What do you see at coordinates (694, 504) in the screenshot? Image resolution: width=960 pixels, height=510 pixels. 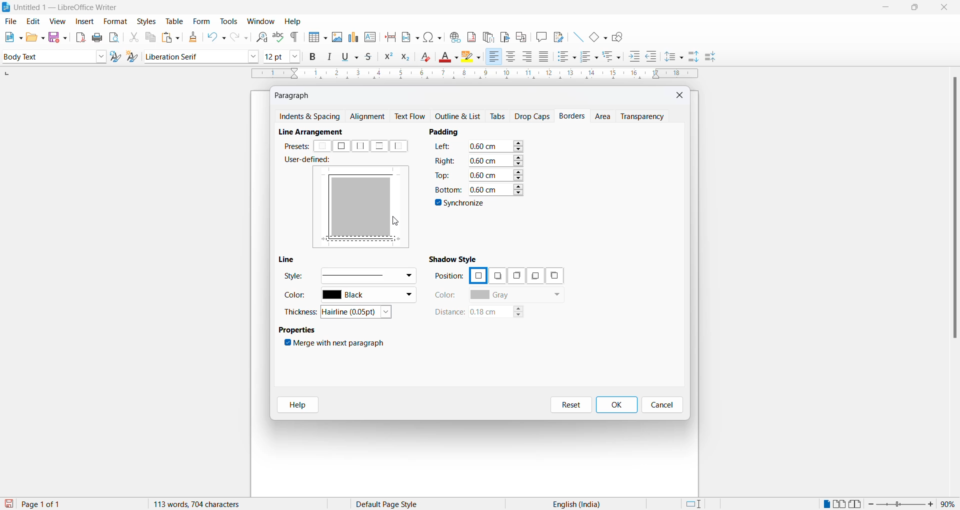 I see `standard selection` at bounding box center [694, 504].